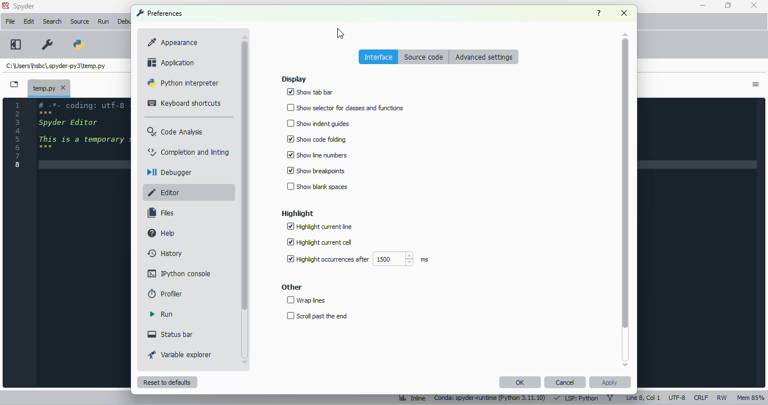 The width and height of the screenshot is (768, 405). Describe the element at coordinates (175, 131) in the screenshot. I see `code analysis` at that location.